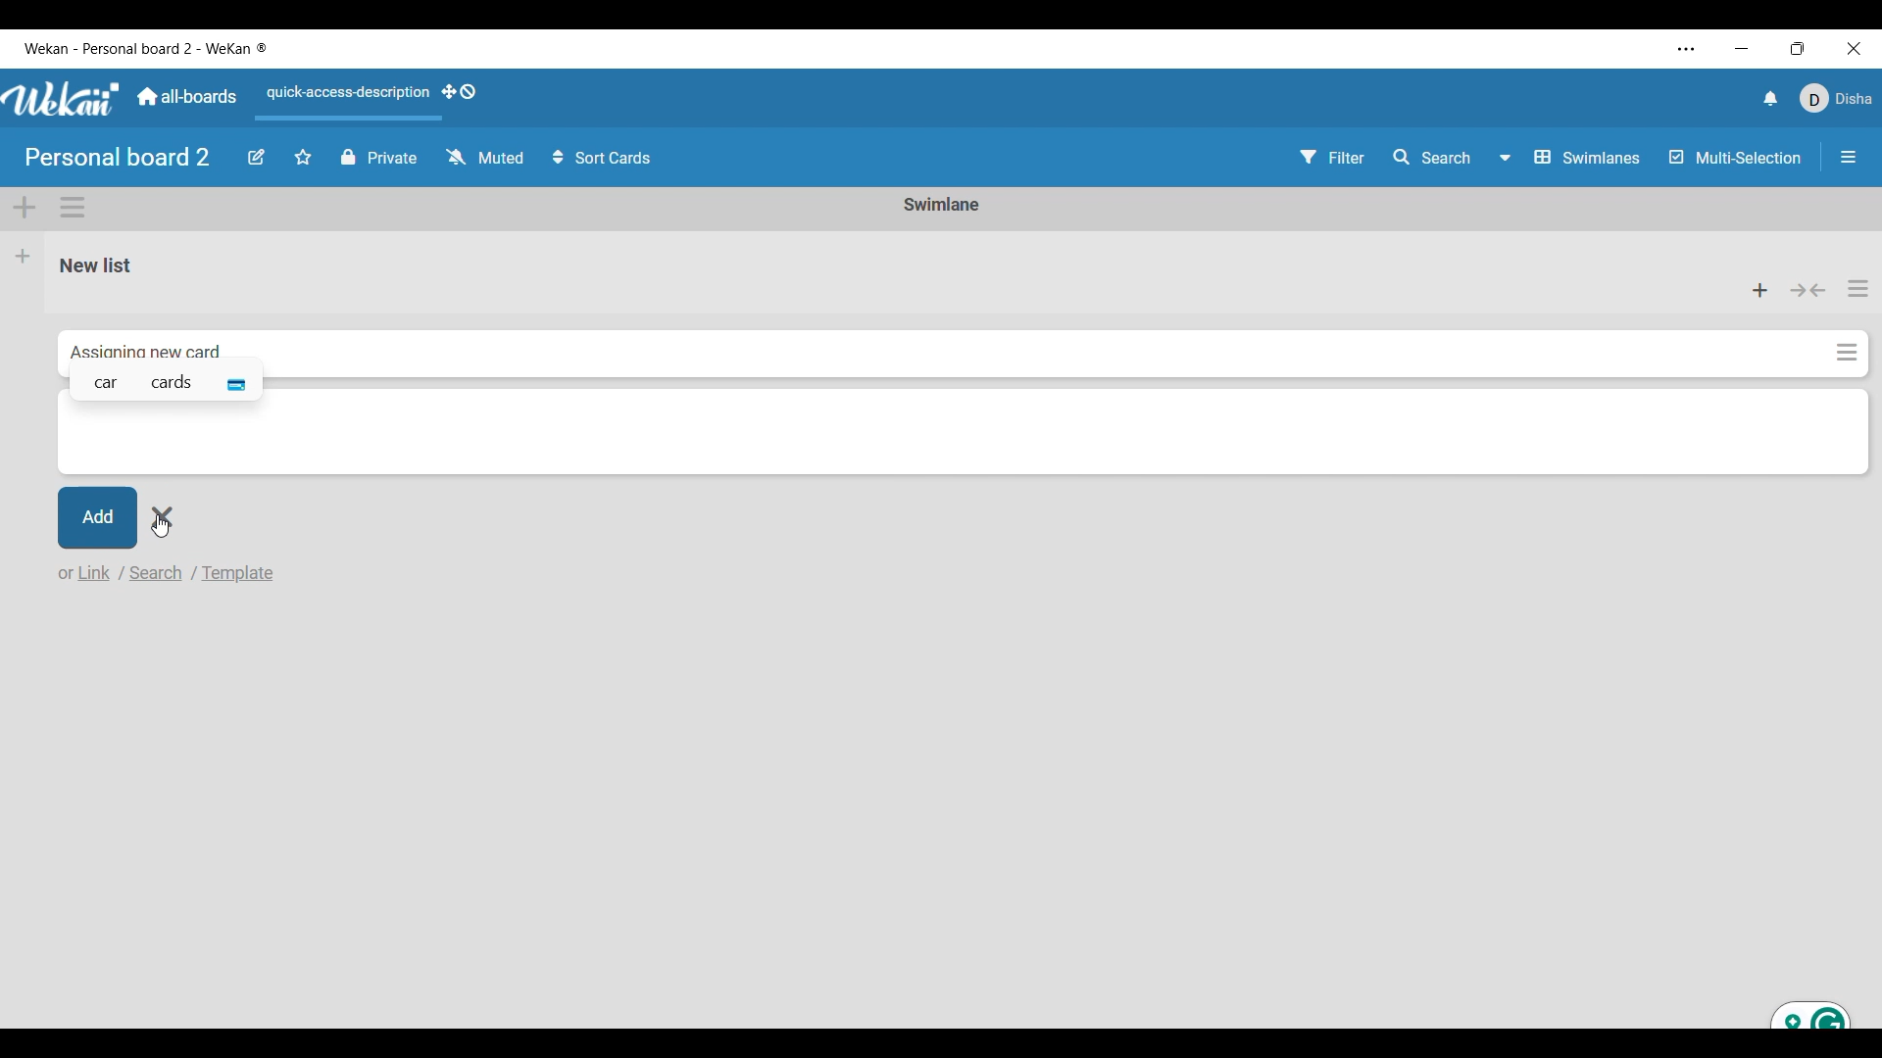  Describe the element at coordinates (603, 157) in the screenshot. I see `Sort card options` at that location.